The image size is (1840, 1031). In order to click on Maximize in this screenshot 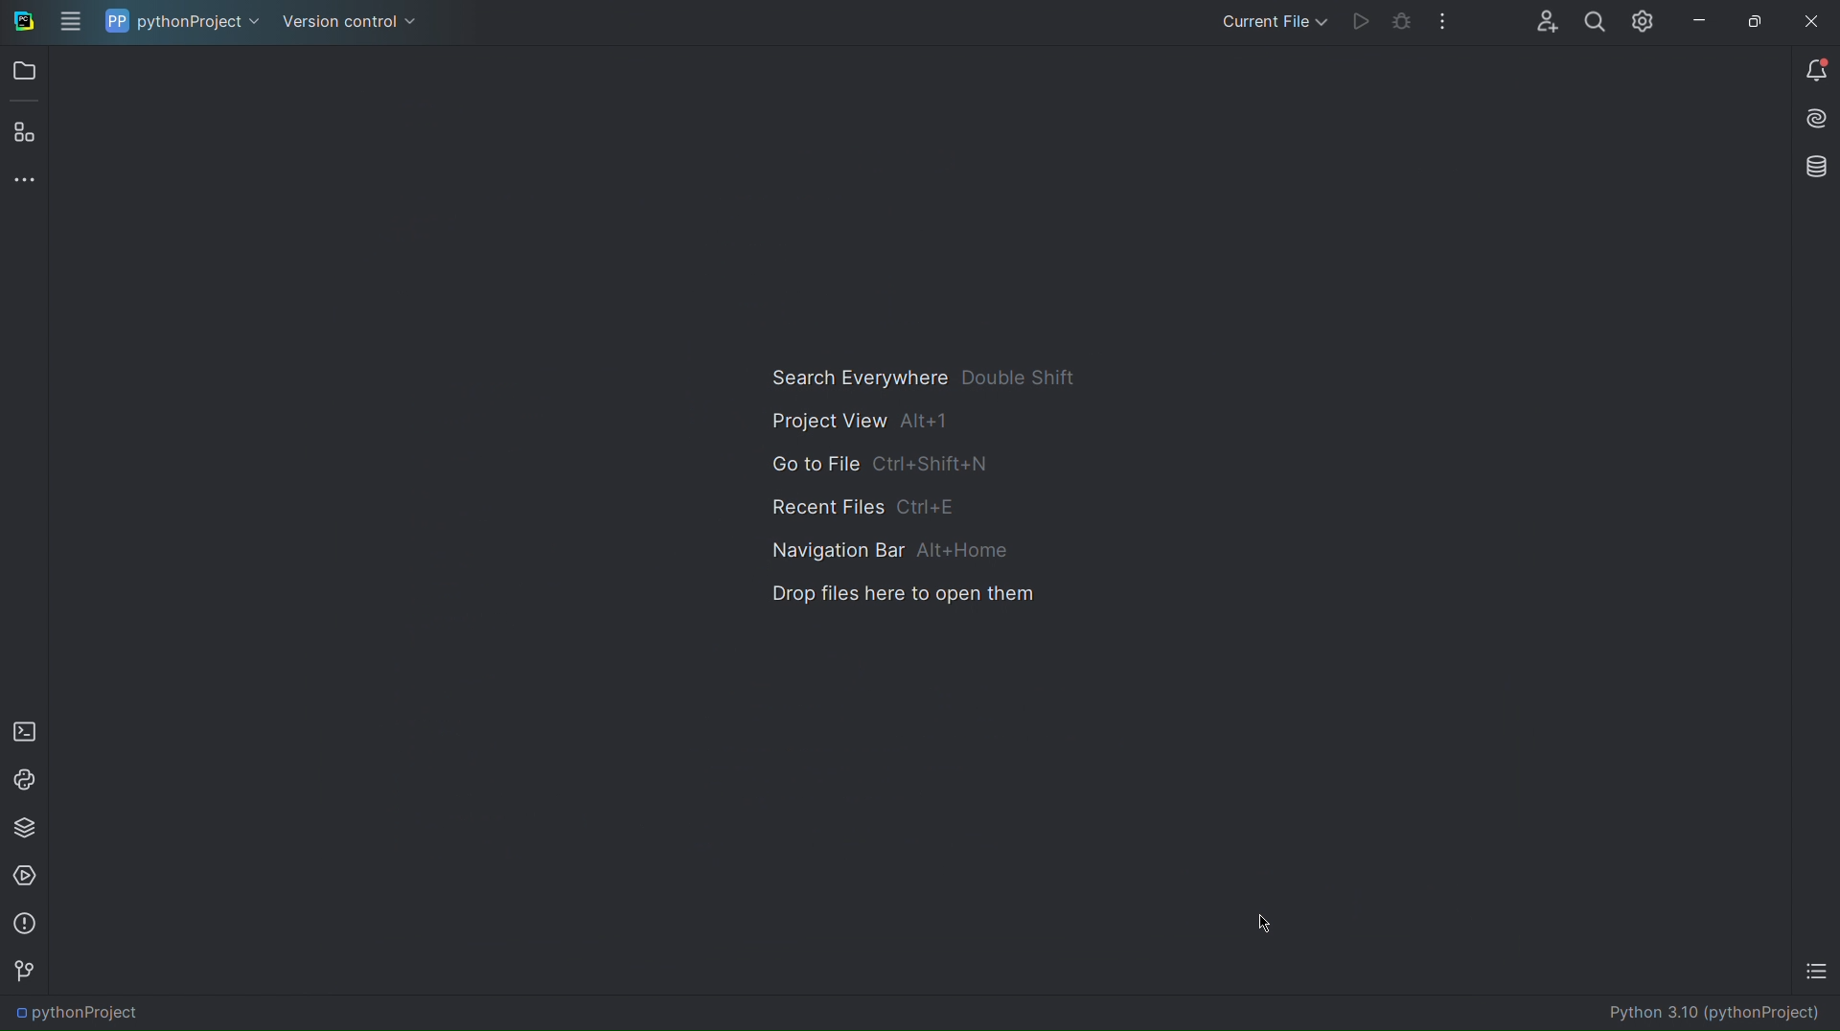, I will do `click(1752, 20)`.